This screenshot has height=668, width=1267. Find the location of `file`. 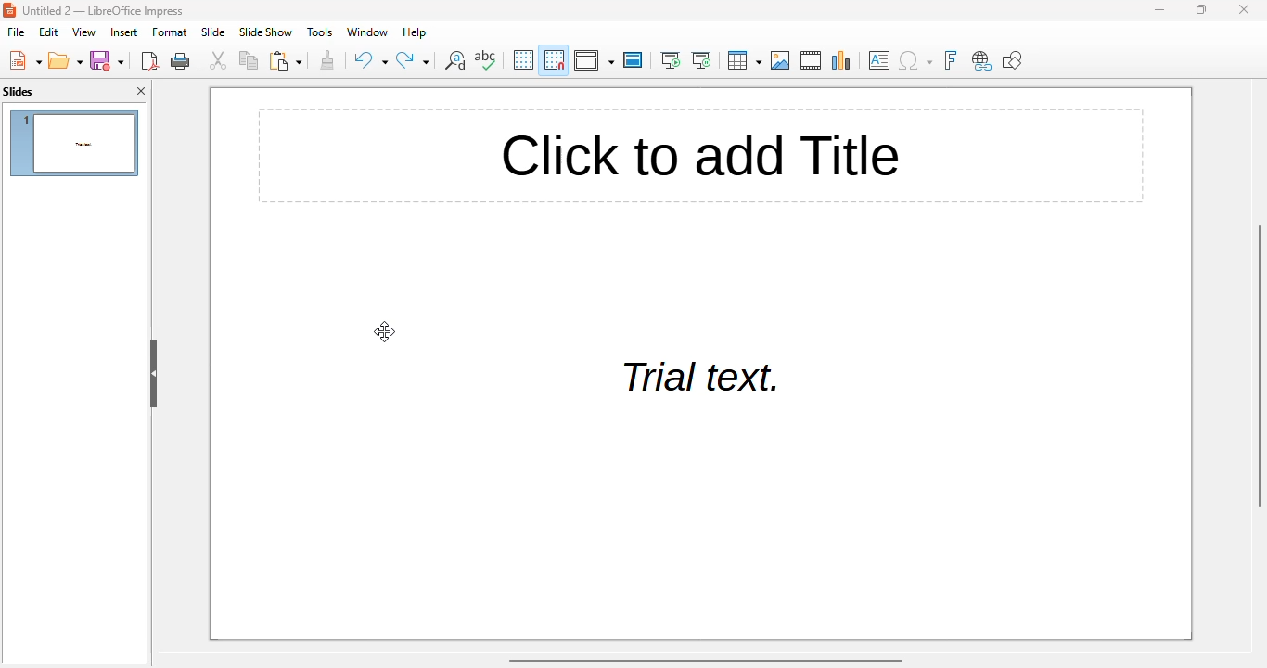

file is located at coordinates (16, 32).